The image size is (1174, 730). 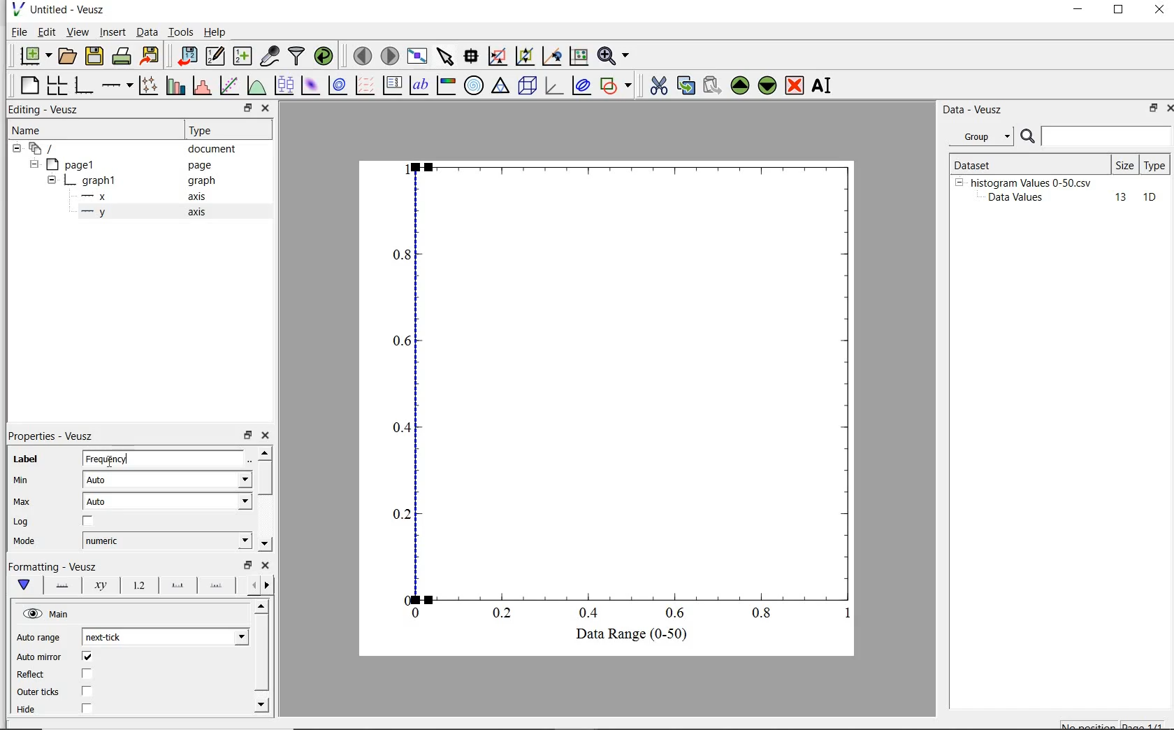 What do you see at coordinates (959, 182) in the screenshot?
I see `hide` at bounding box center [959, 182].